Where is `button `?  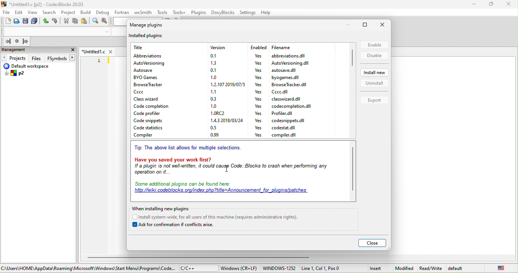 button  is located at coordinates (73, 57).